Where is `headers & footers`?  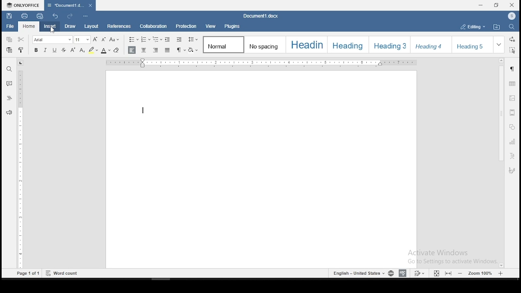
headers & footers is located at coordinates (512, 112).